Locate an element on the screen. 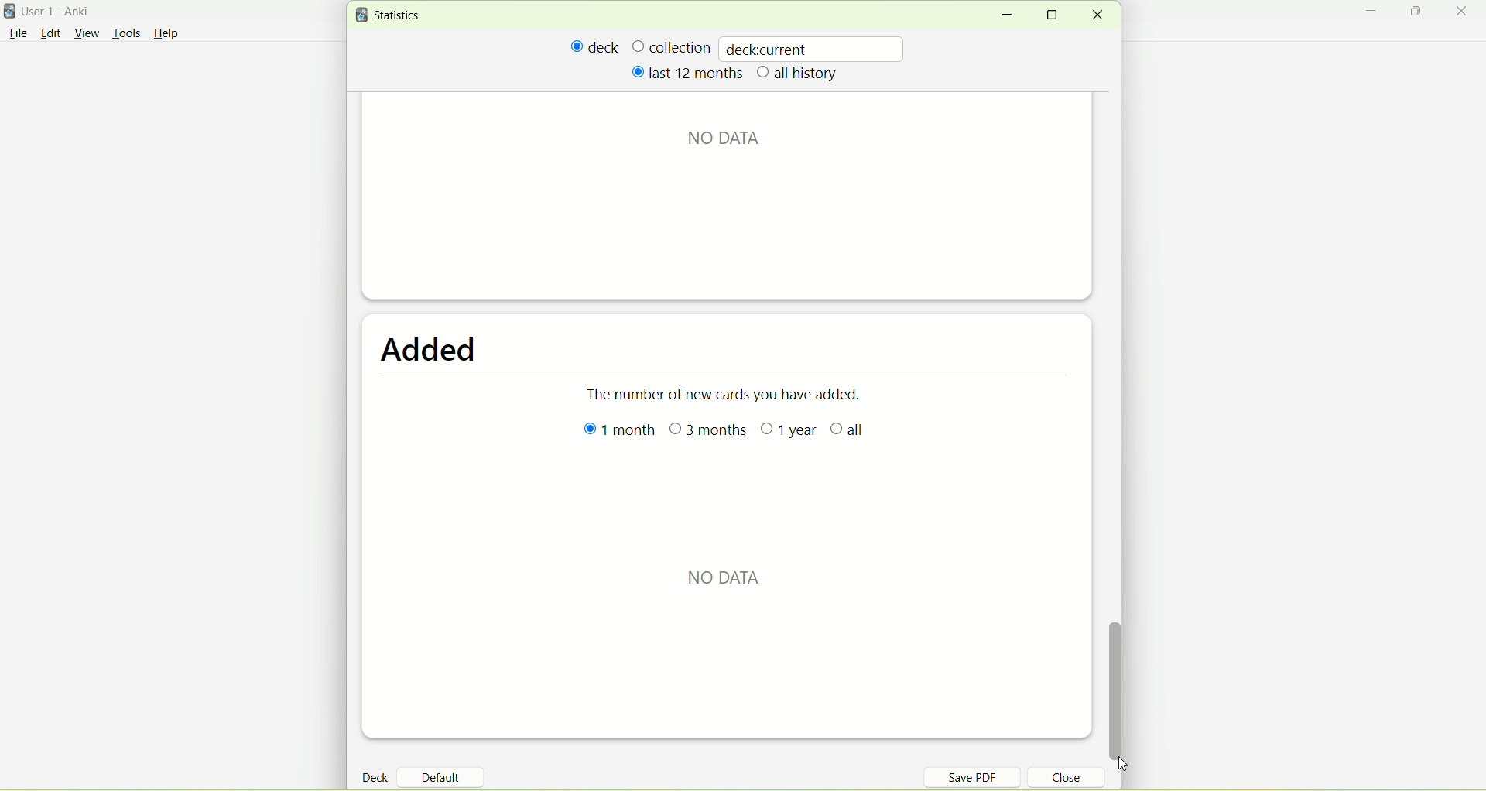 Image resolution: width=1486 pixels, height=791 pixels. deckcurrent is located at coordinates (813, 48).